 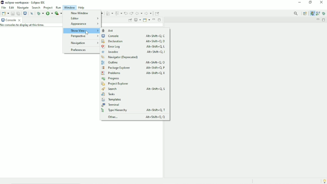 What do you see at coordinates (159, 19) in the screenshot?
I see `Maximize` at bounding box center [159, 19].